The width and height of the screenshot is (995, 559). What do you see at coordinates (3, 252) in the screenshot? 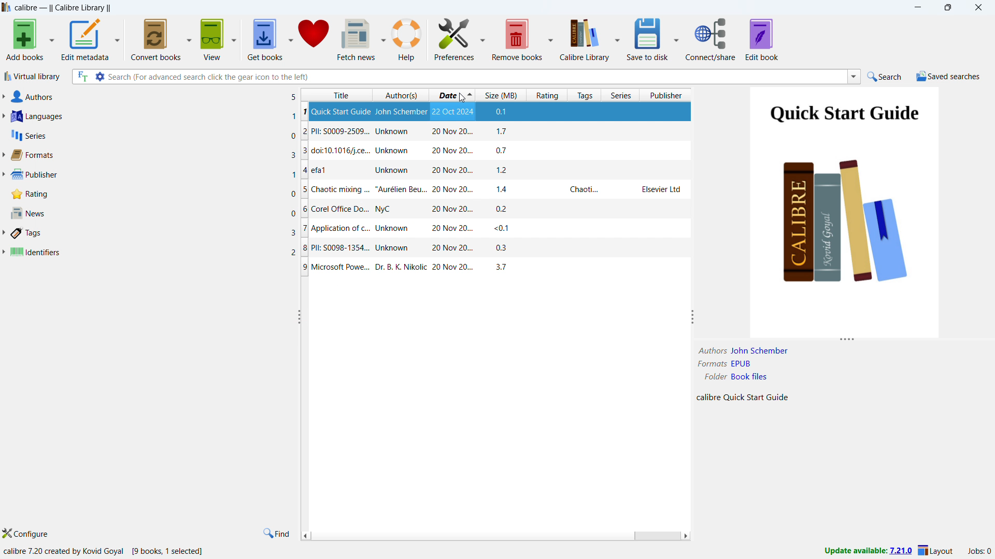
I see `expand identifiers` at bounding box center [3, 252].